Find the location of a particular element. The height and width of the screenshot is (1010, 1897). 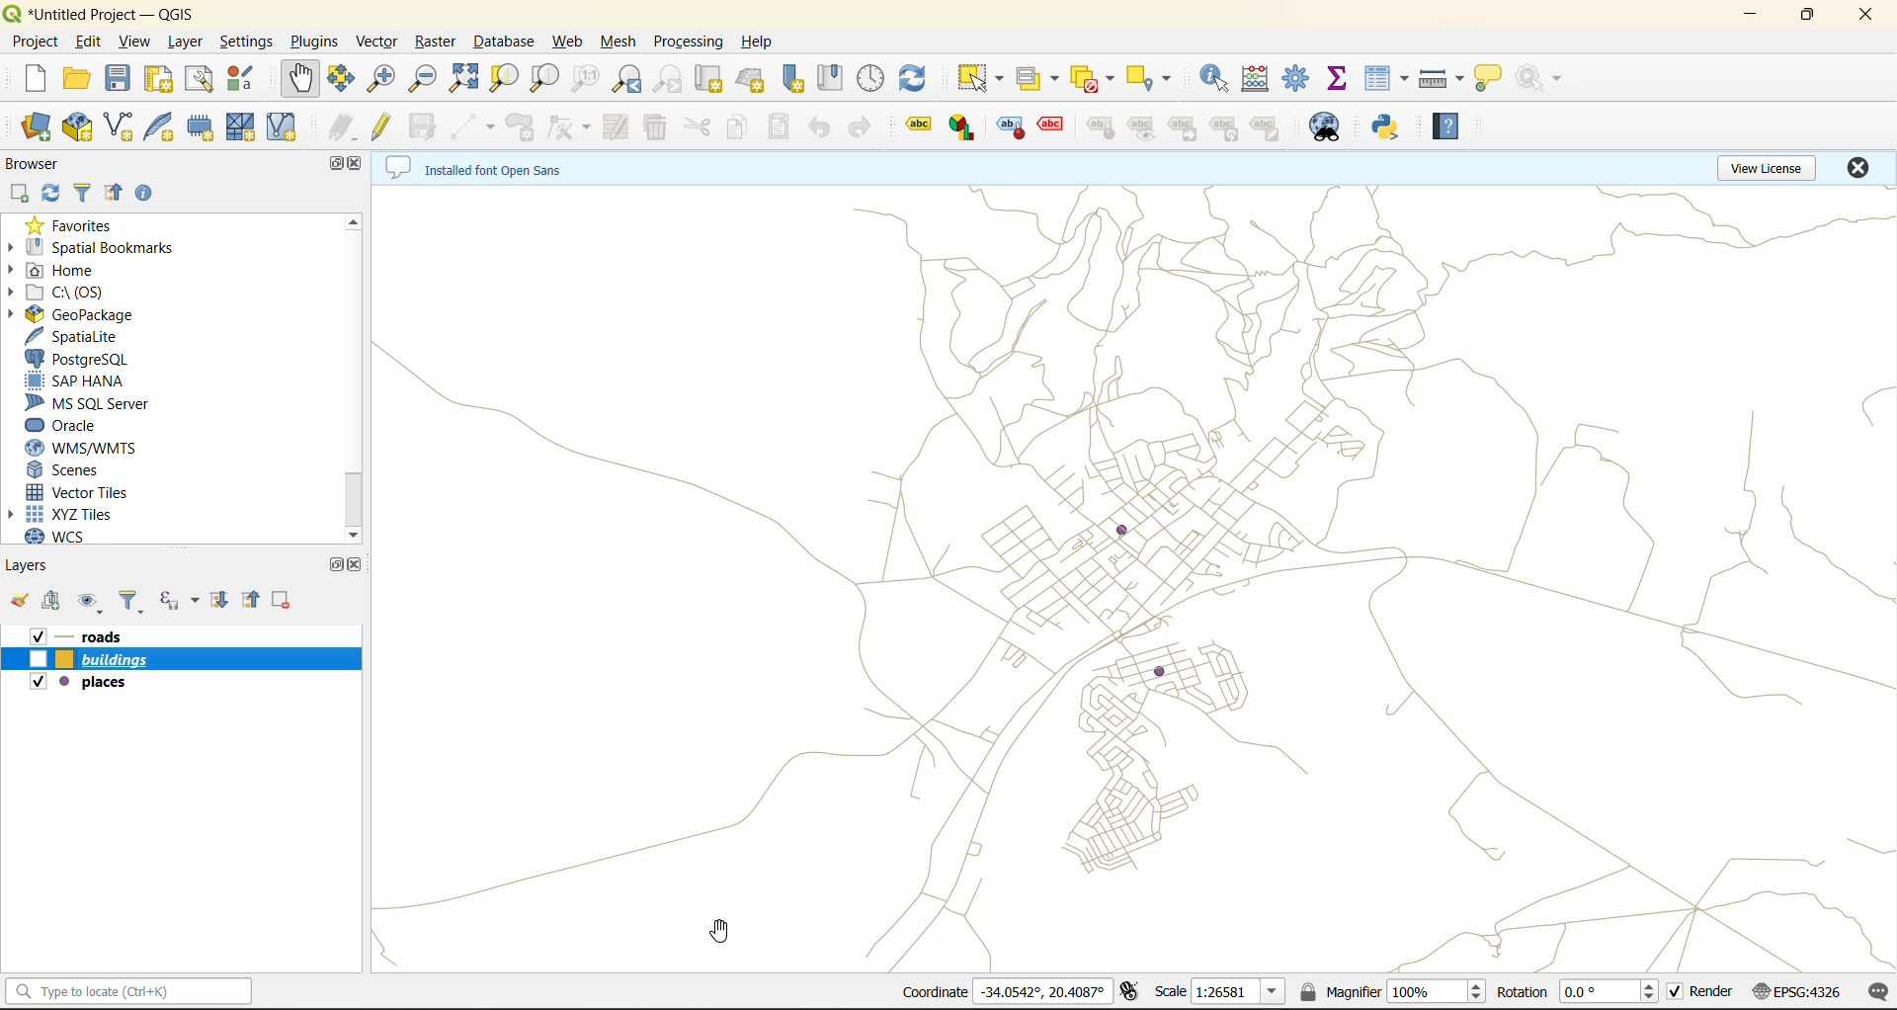

print layout is located at coordinates (163, 82).